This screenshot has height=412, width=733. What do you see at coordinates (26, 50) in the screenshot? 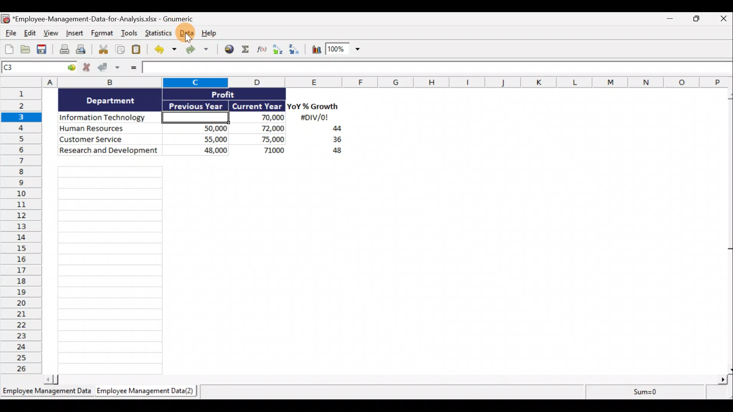
I see `Open a file` at bounding box center [26, 50].